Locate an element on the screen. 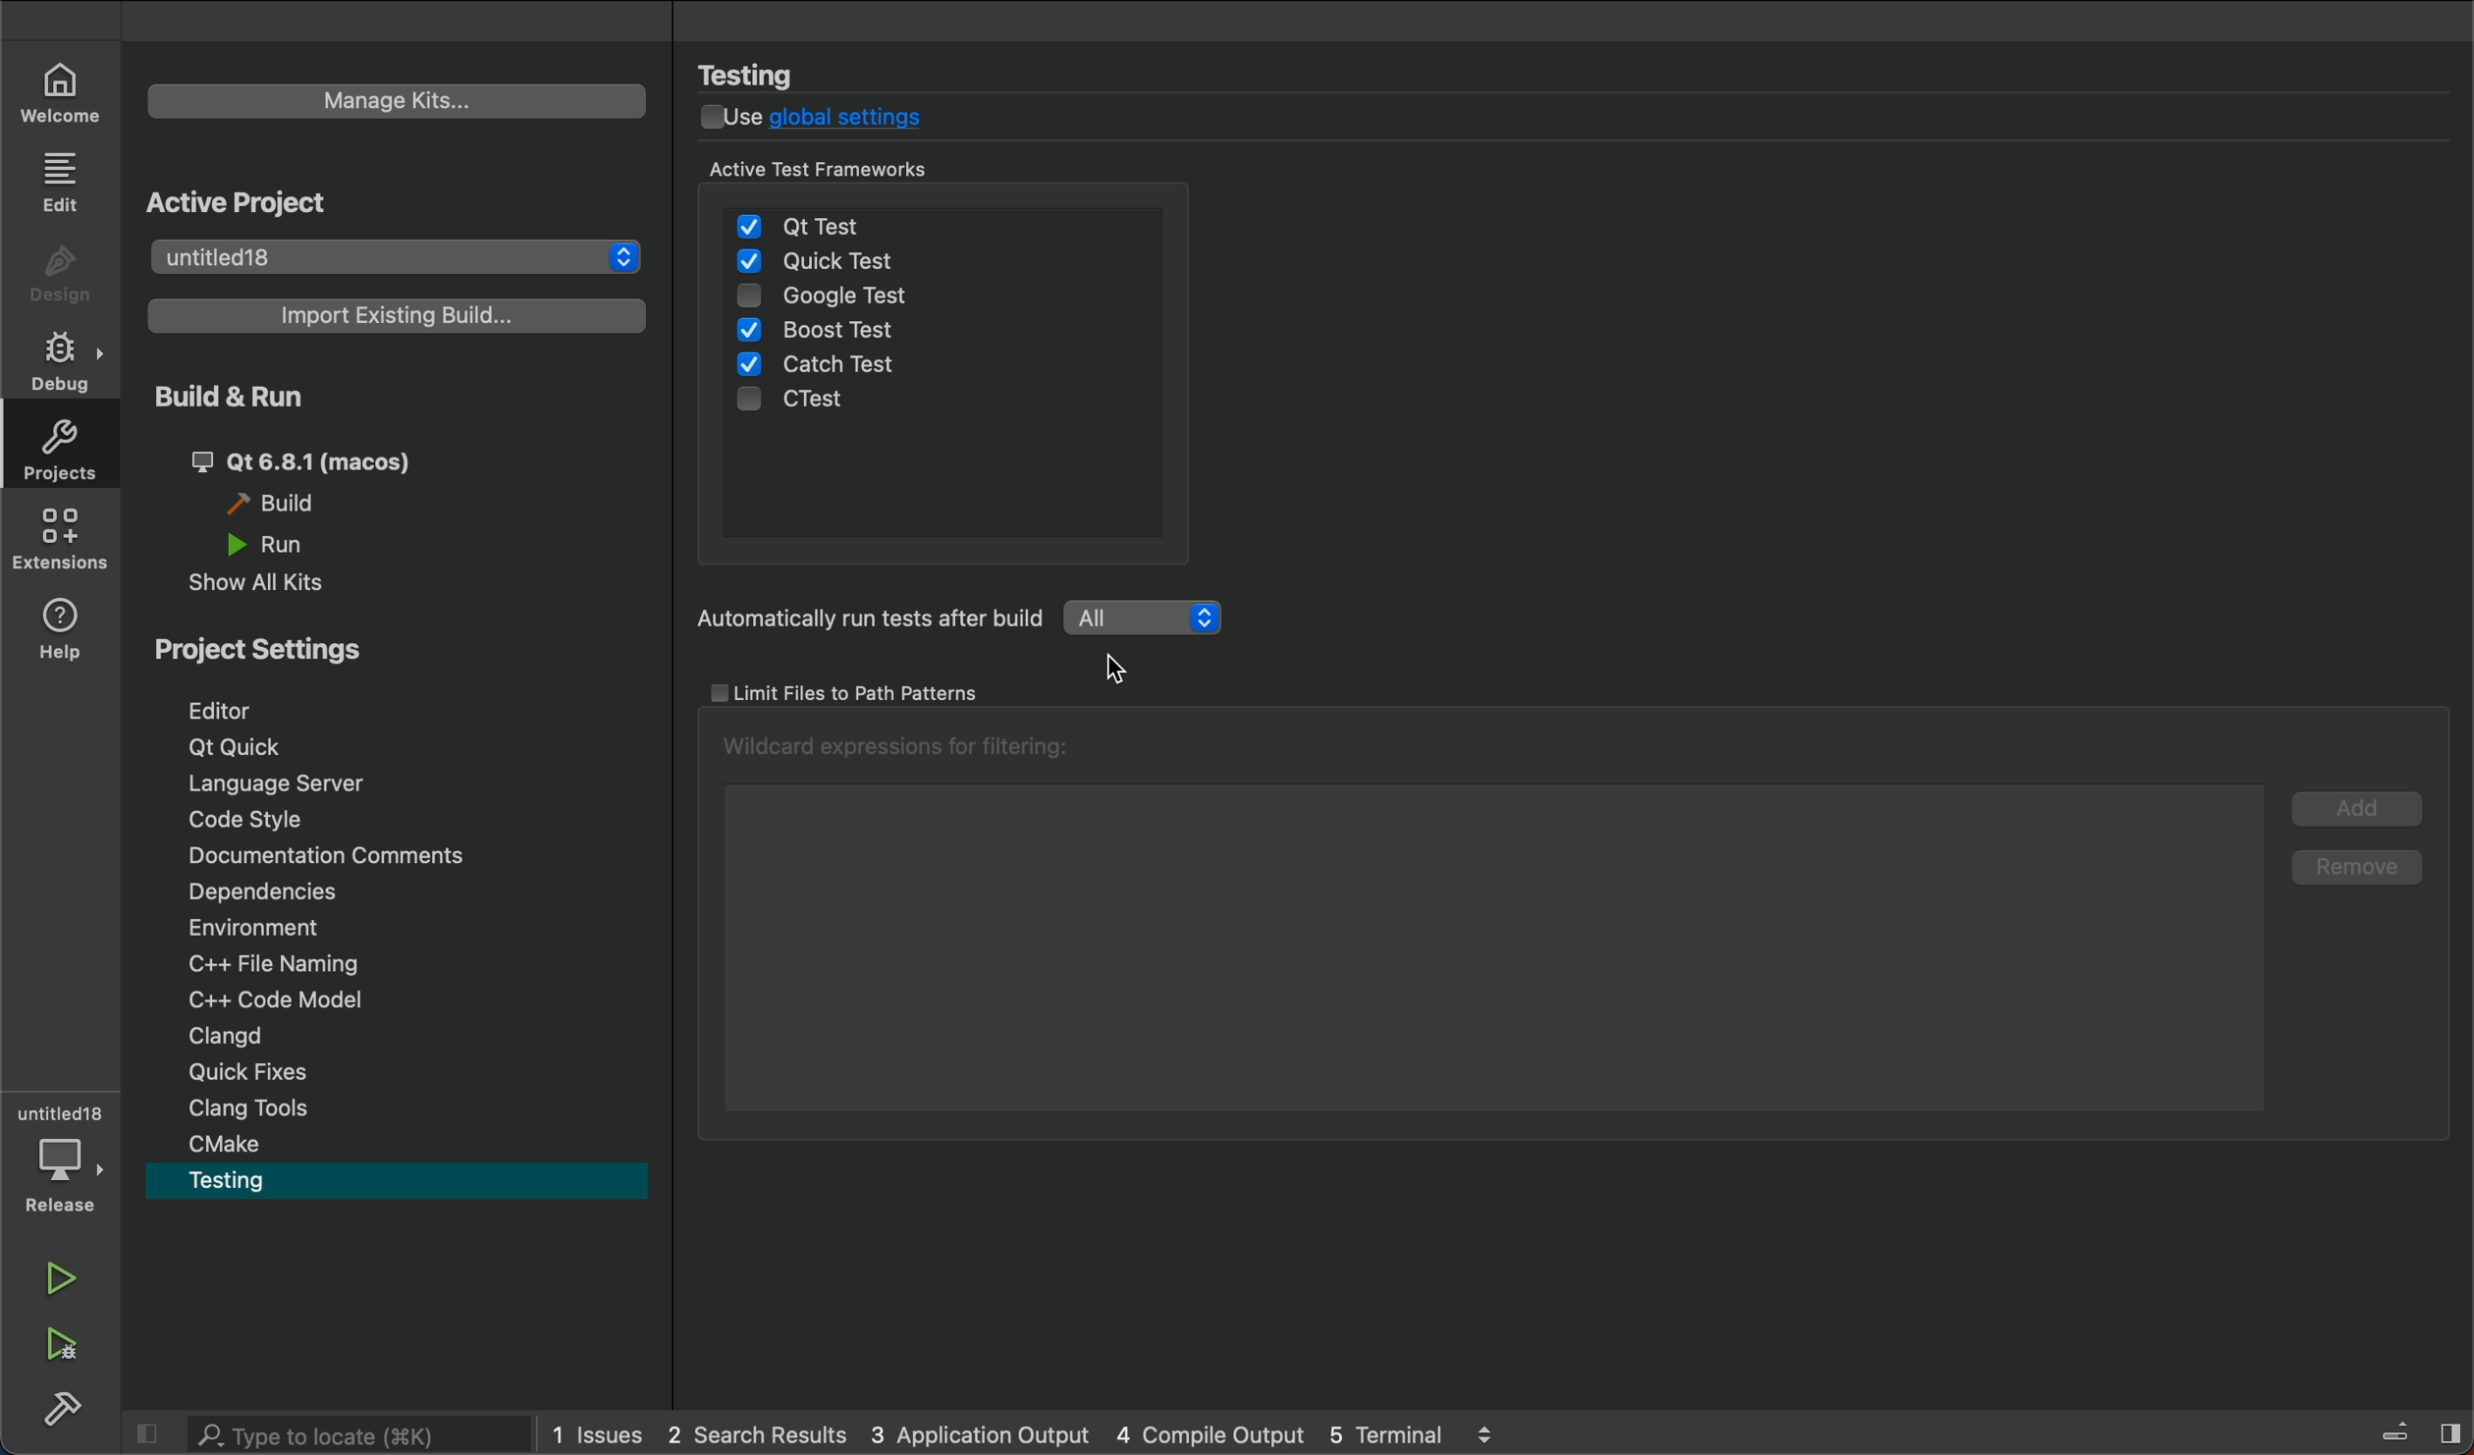 This screenshot has width=2474, height=1455. close sidebar is located at coordinates (2414, 1432).